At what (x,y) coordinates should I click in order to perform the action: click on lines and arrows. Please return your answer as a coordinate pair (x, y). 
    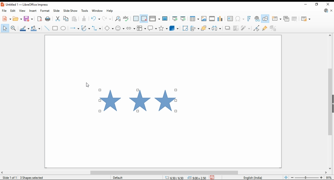
    Looking at the image, I should click on (75, 28).